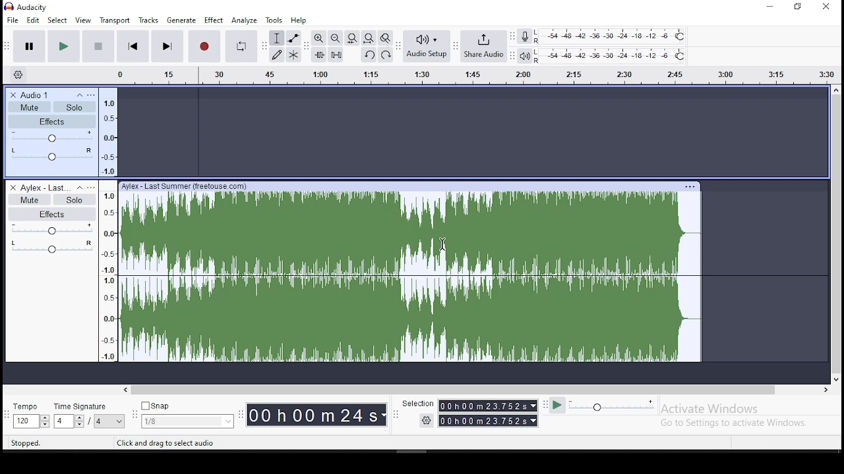 The image size is (844, 474). I want to click on redo, so click(387, 55).